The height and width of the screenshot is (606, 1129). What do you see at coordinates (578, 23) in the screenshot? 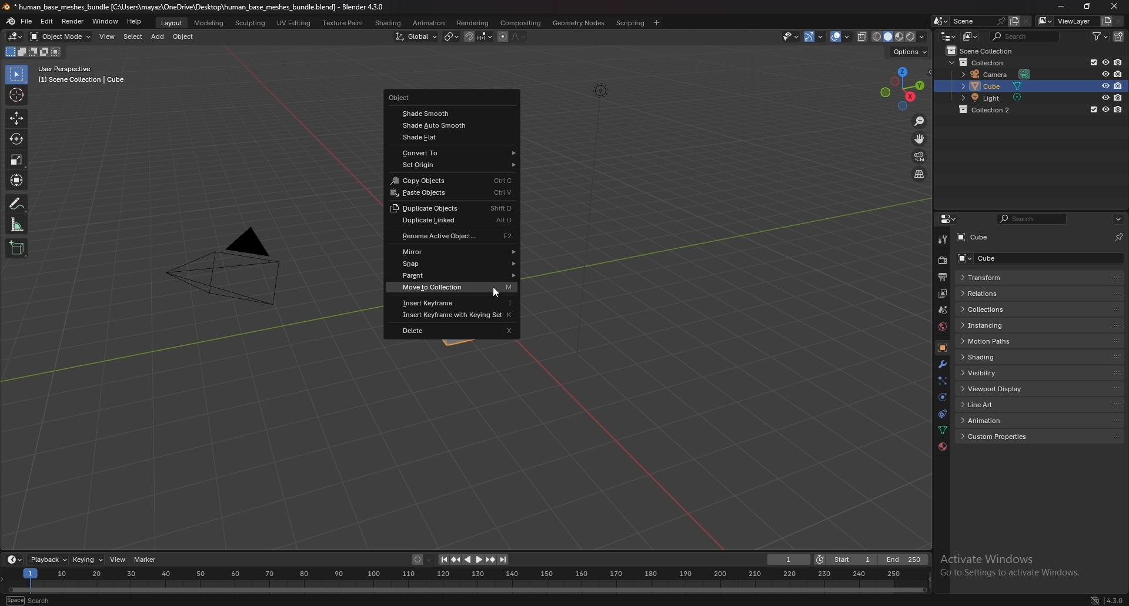
I see `geometry nodes` at bounding box center [578, 23].